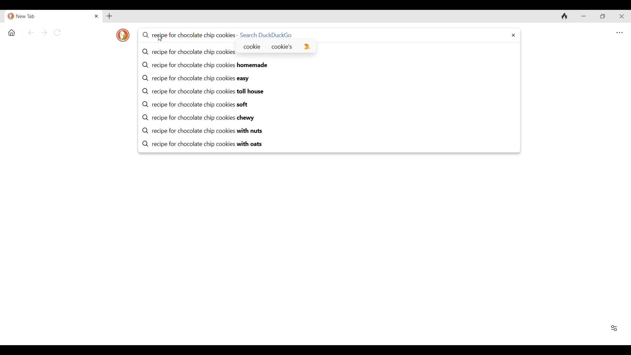 The height and width of the screenshot is (355, 631). Describe the element at coordinates (49, 16) in the screenshot. I see `New tab` at that location.